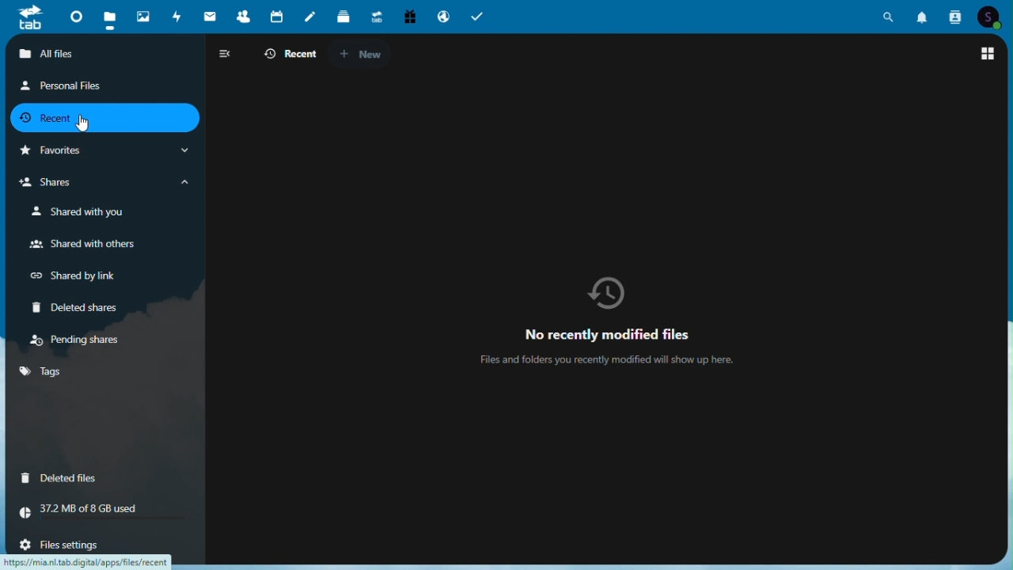 This screenshot has width=1013, height=570. Describe the element at coordinates (108, 55) in the screenshot. I see `All files` at that location.